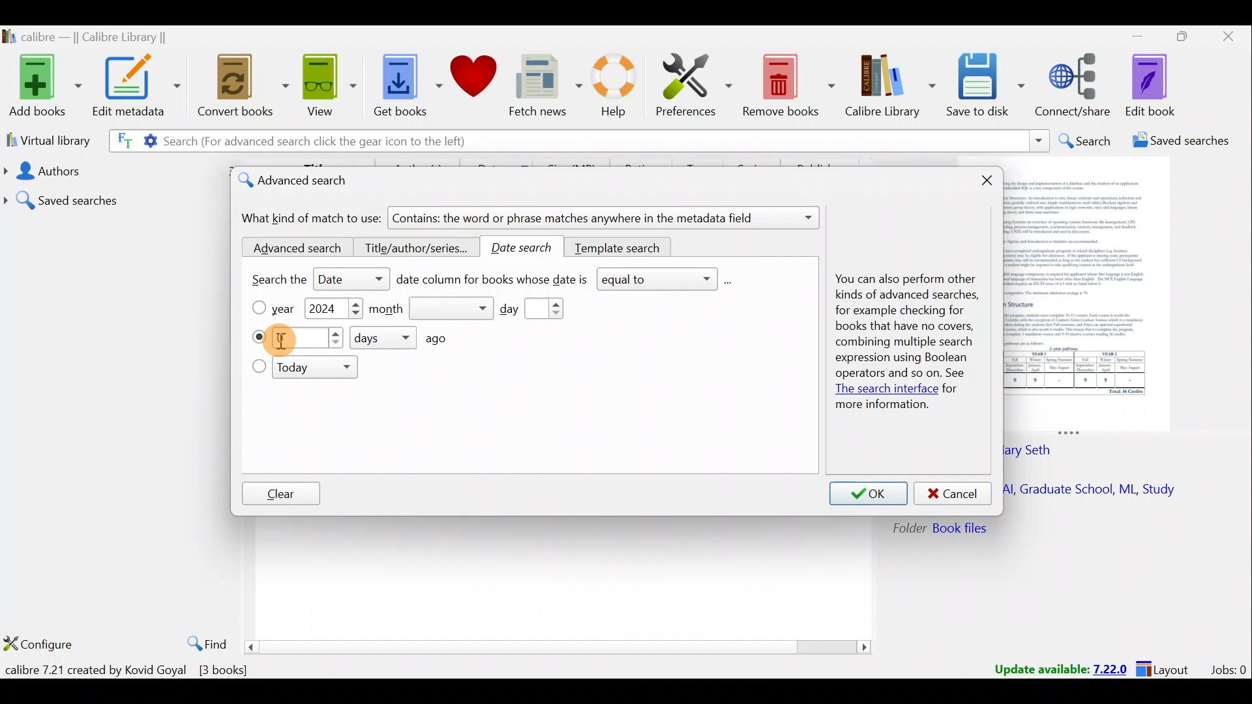  I want to click on What day?, so click(258, 337).